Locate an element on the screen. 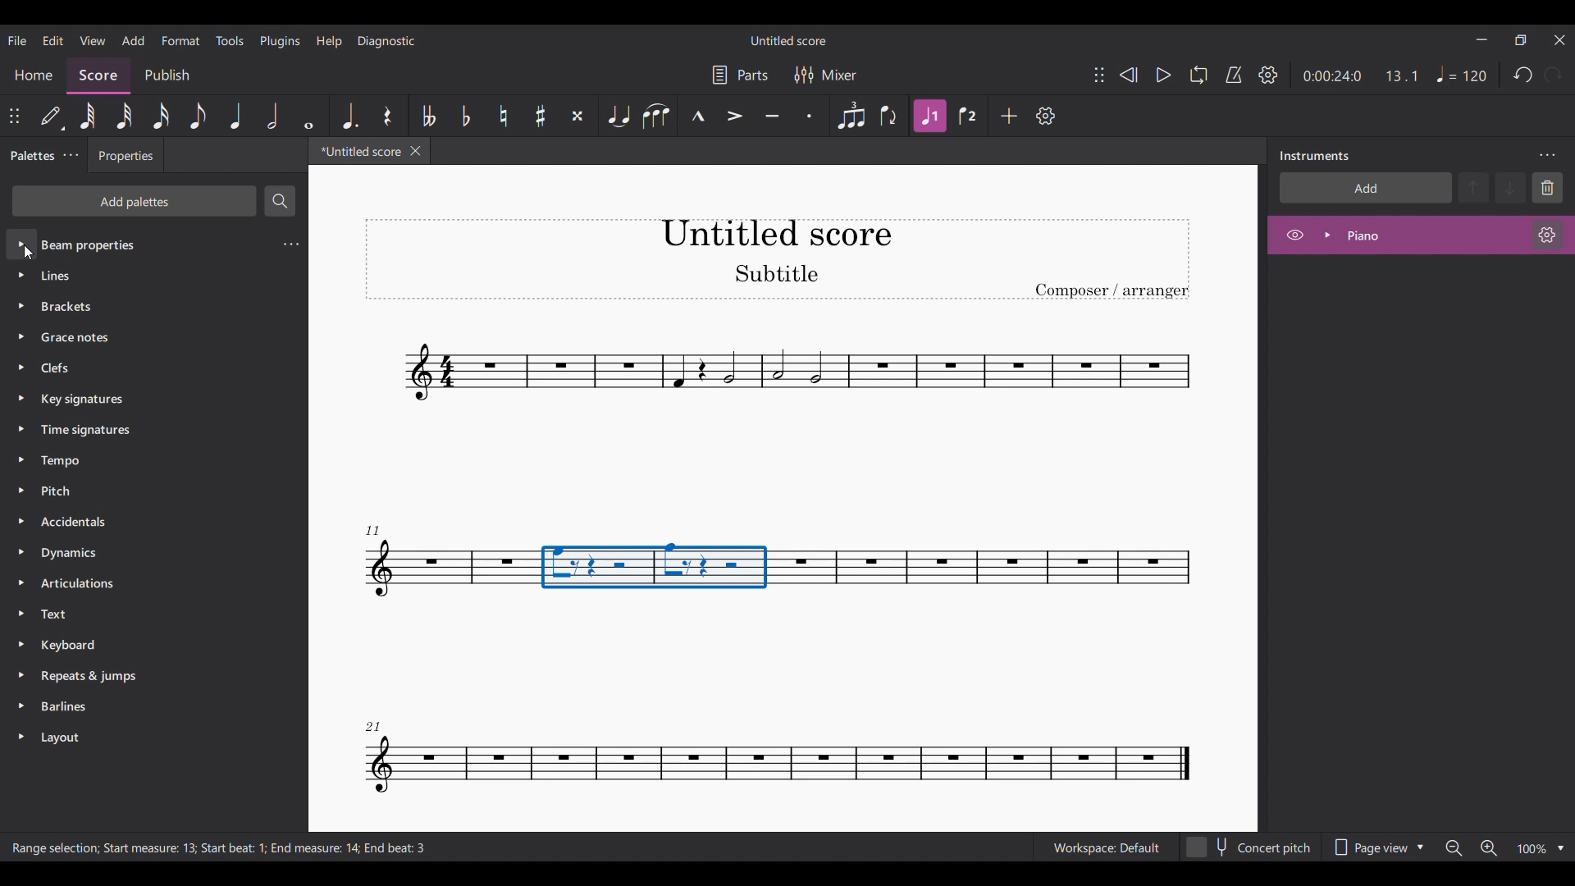  View menu is located at coordinates (92, 40).